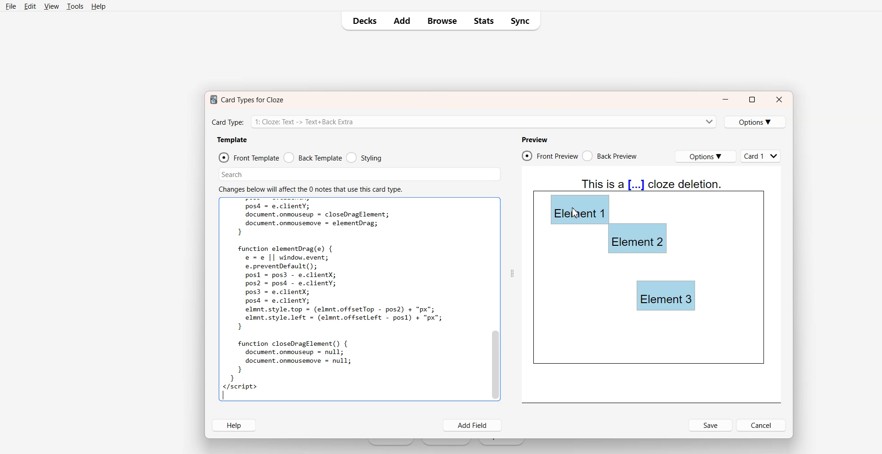 The width and height of the screenshot is (882, 454). Describe the element at coordinates (762, 425) in the screenshot. I see `Cancel` at that location.